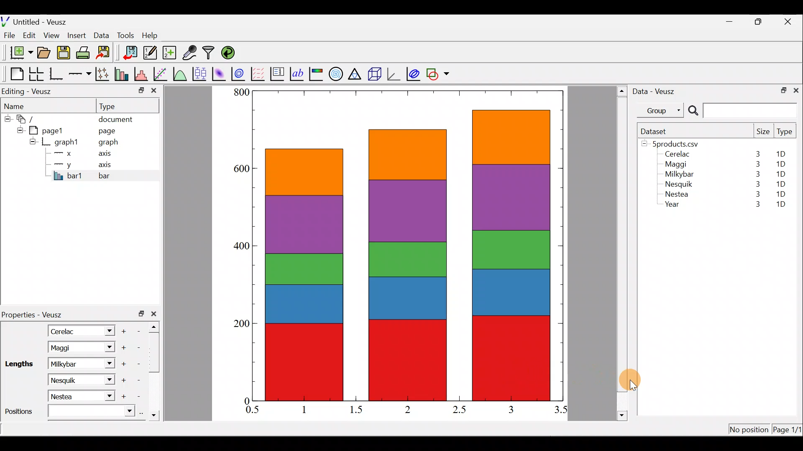 This screenshot has height=451, width=803. Describe the element at coordinates (33, 141) in the screenshot. I see `hide` at that location.